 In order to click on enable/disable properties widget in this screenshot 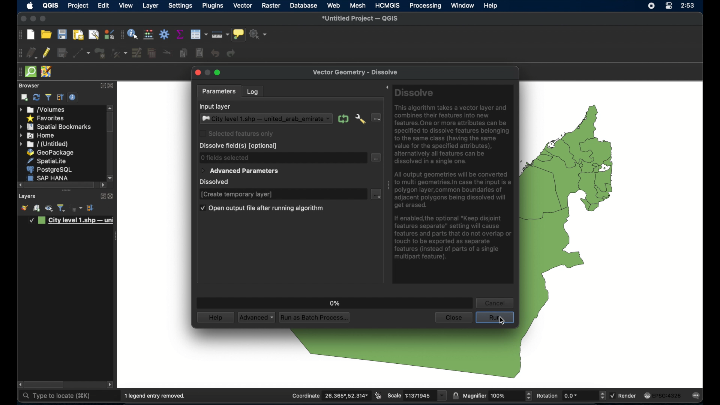, I will do `click(72, 97)`.